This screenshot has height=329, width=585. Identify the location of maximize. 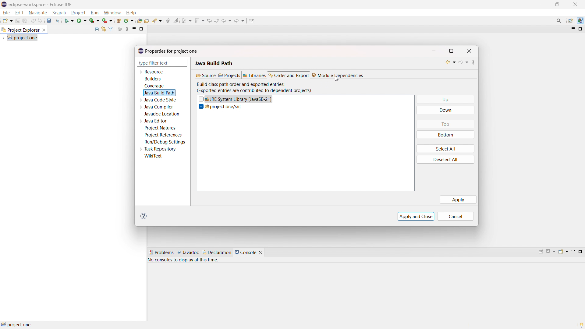
(141, 29).